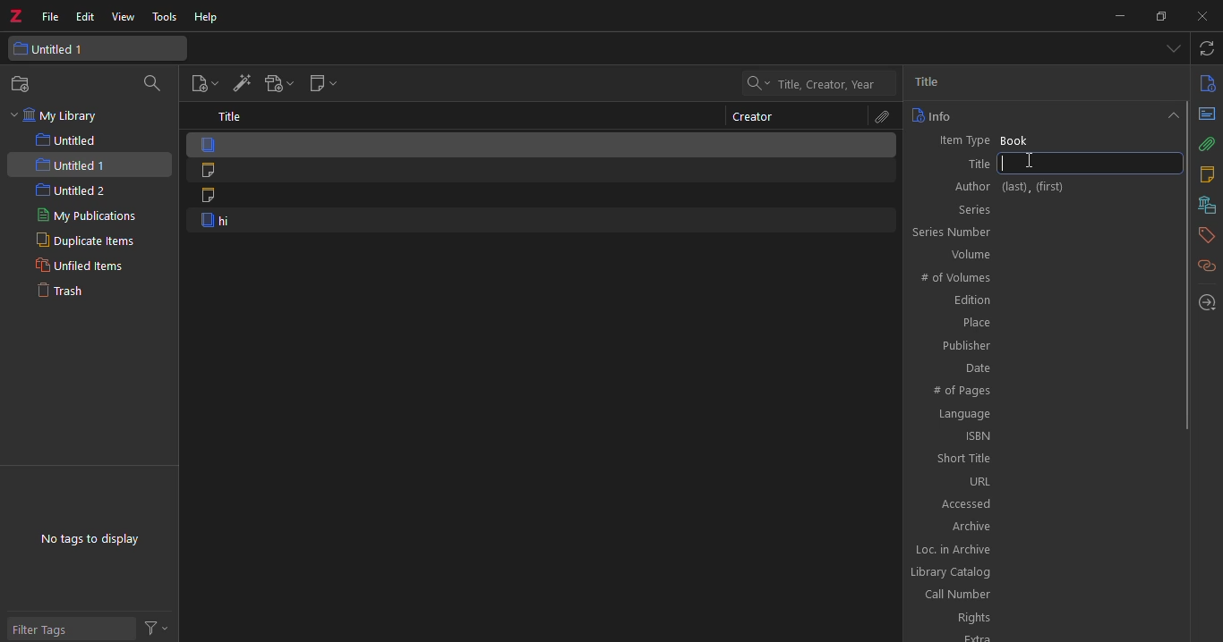 The width and height of the screenshot is (1223, 642). Describe the element at coordinates (86, 15) in the screenshot. I see `edit` at that location.